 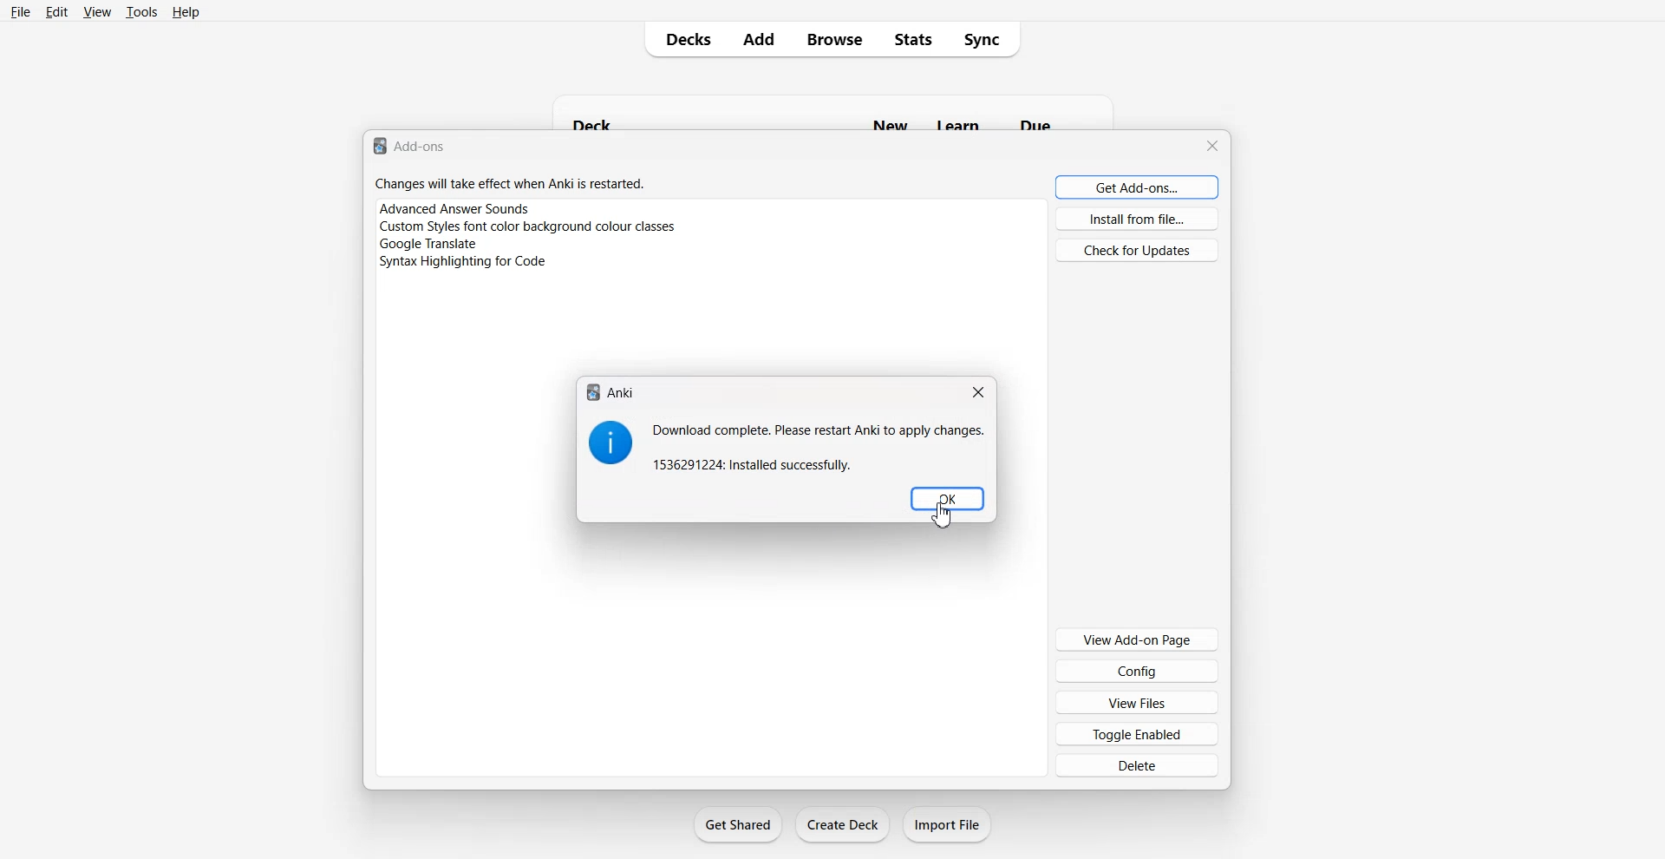 I want to click on Toggle Enabled, so click(x=1137, y=733).